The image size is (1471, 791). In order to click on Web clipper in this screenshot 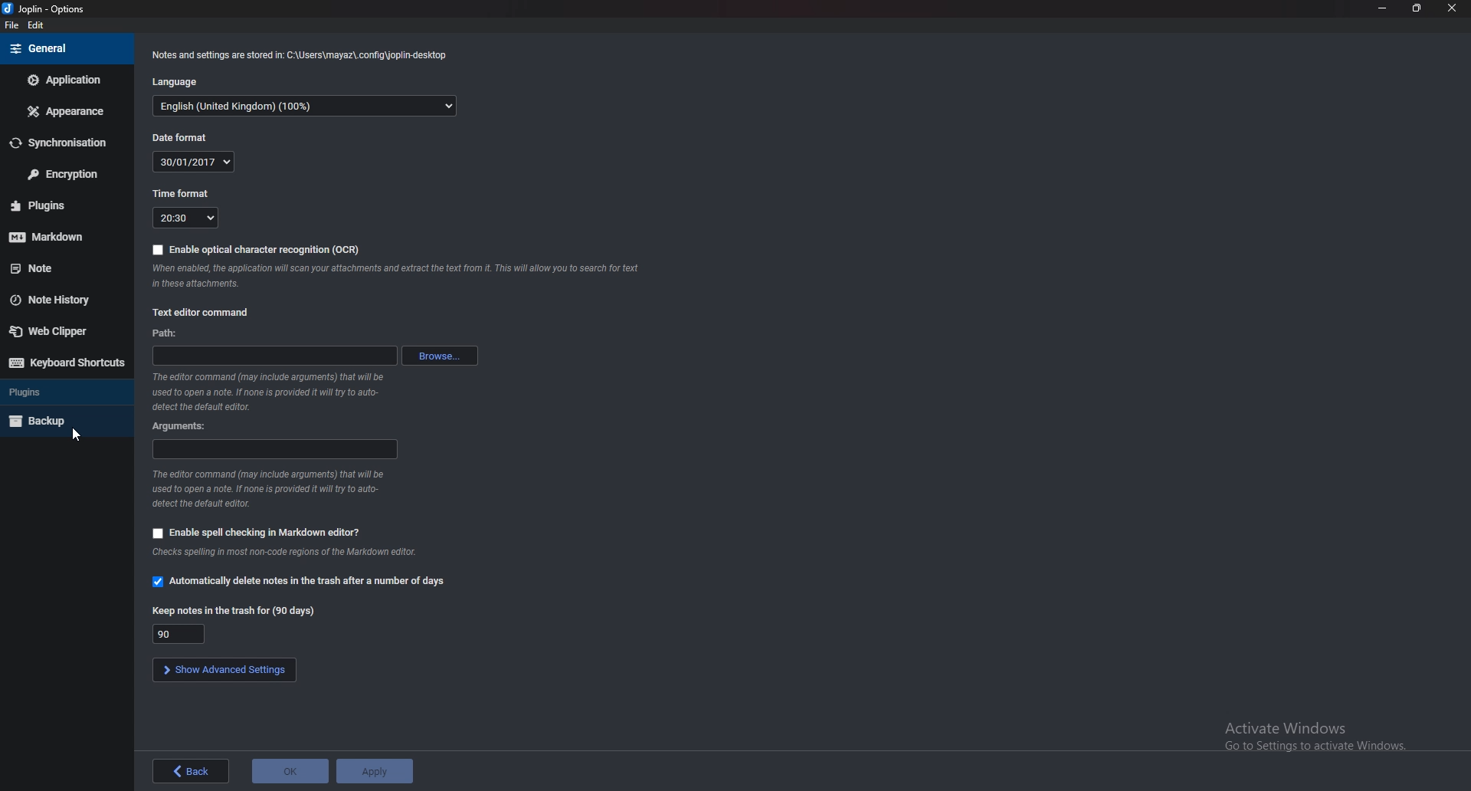, I will do `click(57, 330)`.